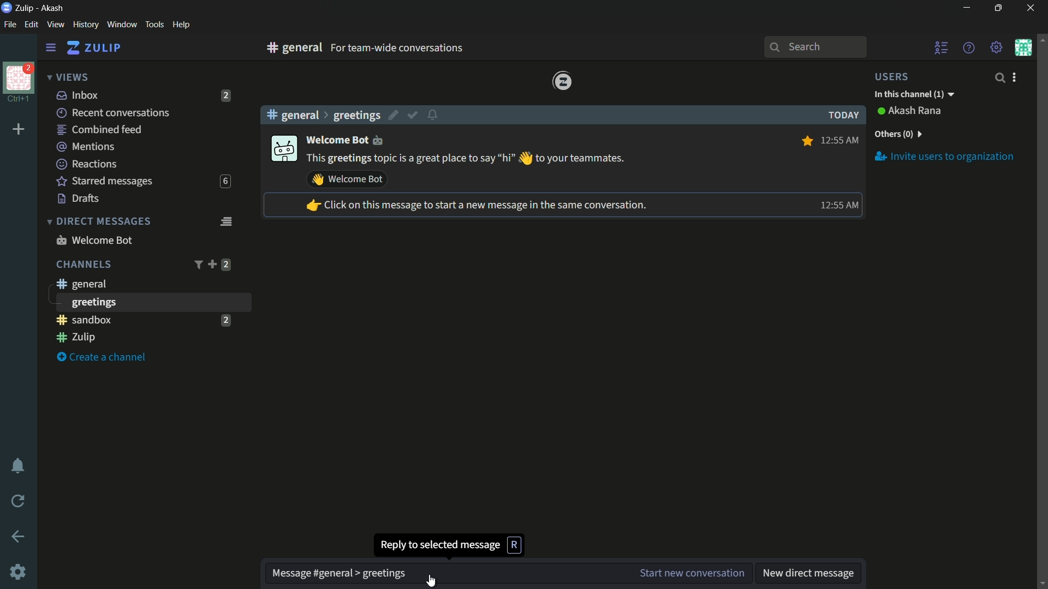 The image size is (1048, 589). What do you see at coordinates (808, 574) in the screenshot?
I see `new direct message` at bounding box center [808, 574].